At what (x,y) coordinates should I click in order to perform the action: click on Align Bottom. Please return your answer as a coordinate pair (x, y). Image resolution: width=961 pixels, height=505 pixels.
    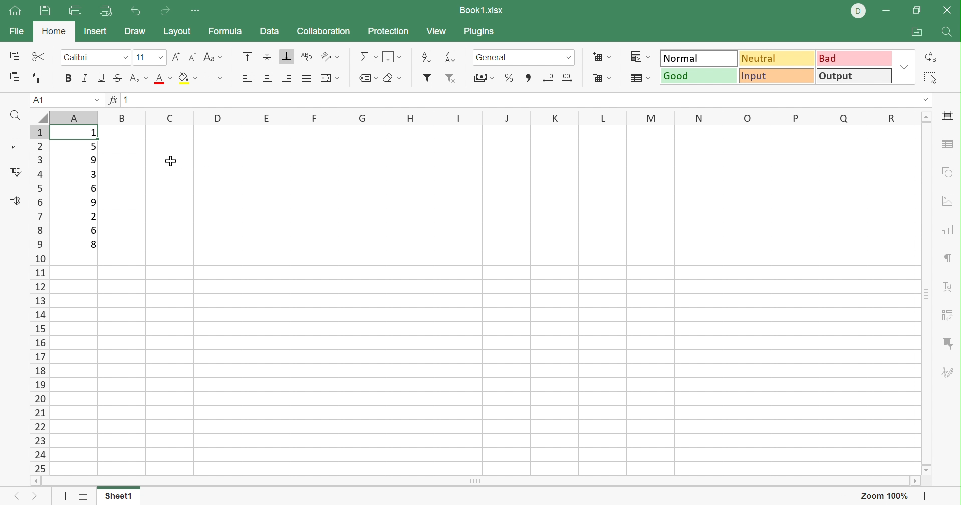
    Looking at the image, I should click on (286, 57).